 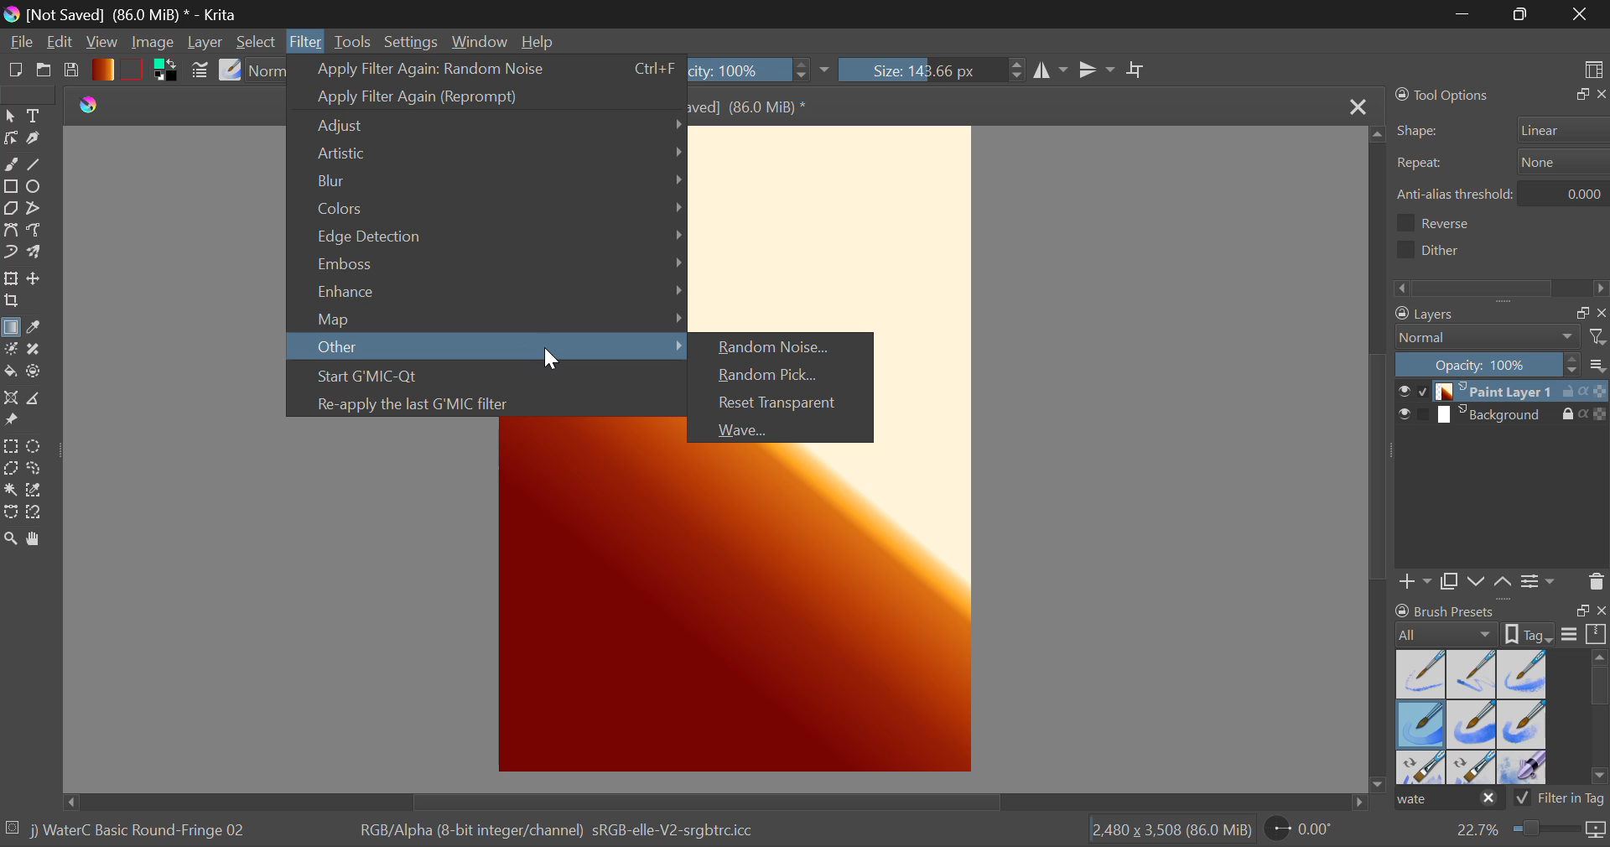 I want to click on Map, so click(x=485, y=317).